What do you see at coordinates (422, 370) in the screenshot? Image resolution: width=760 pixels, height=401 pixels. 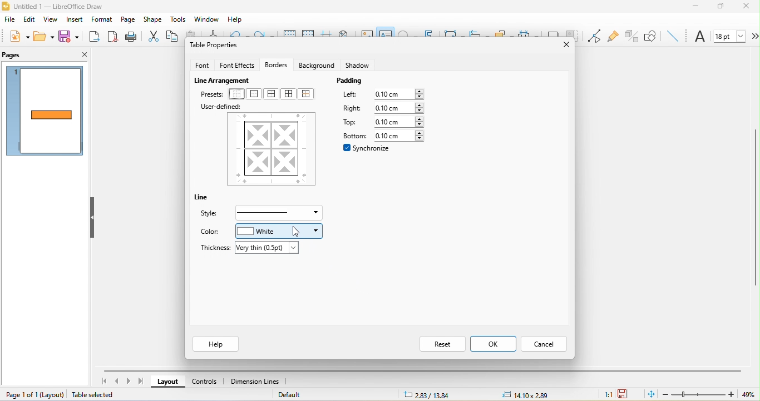 I see `horizontal scroll bar` at bounding box center [422, 370].